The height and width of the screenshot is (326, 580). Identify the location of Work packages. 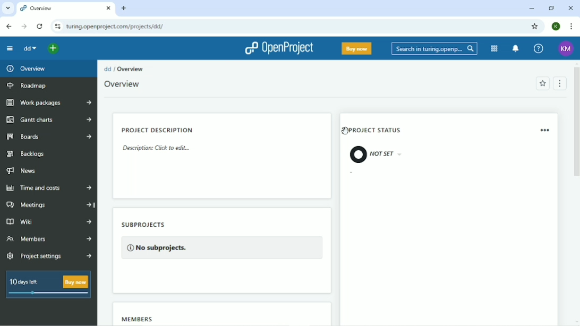
(49, 102).